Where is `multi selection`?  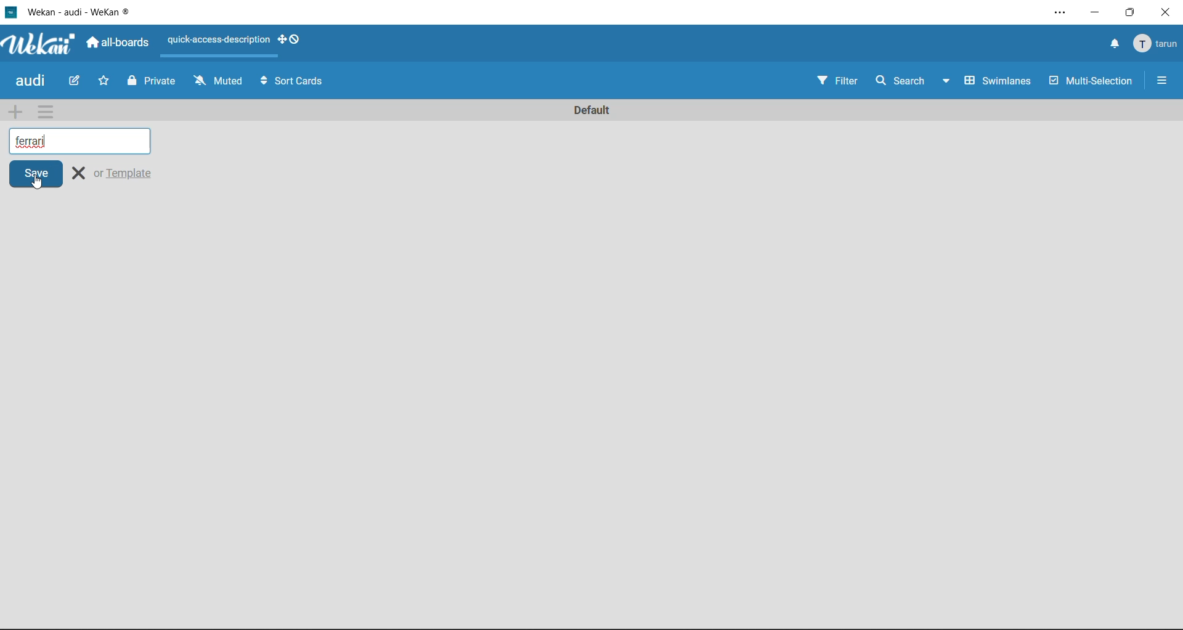 multi selection is located at coordinates (1089, 81).